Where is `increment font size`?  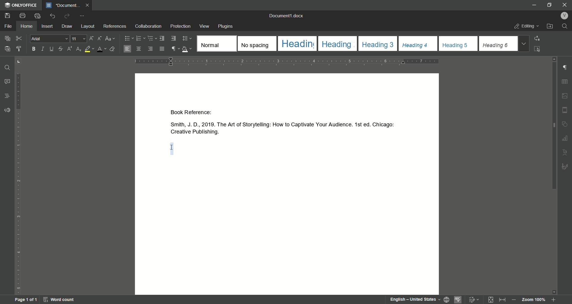 increment font size is located at coordinates (91, 38).